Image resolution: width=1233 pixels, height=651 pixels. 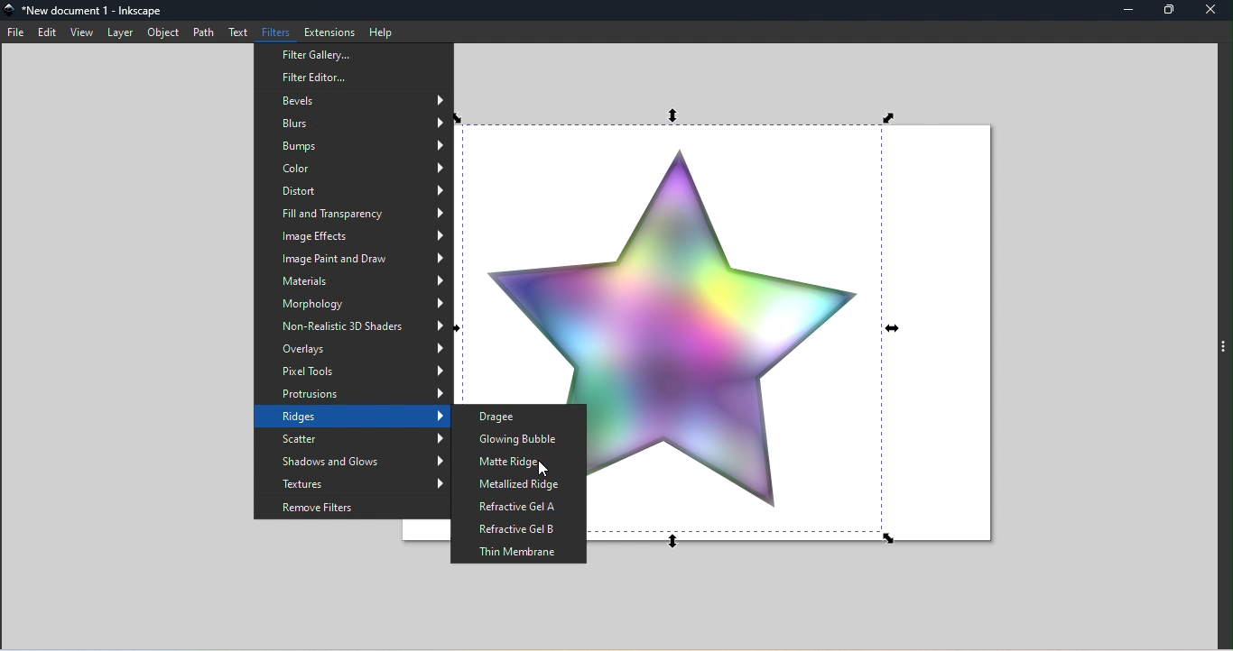 What do you see at coordinates (15, 33) in the screenshot?
I see `File` at bounding box center [15, 33].